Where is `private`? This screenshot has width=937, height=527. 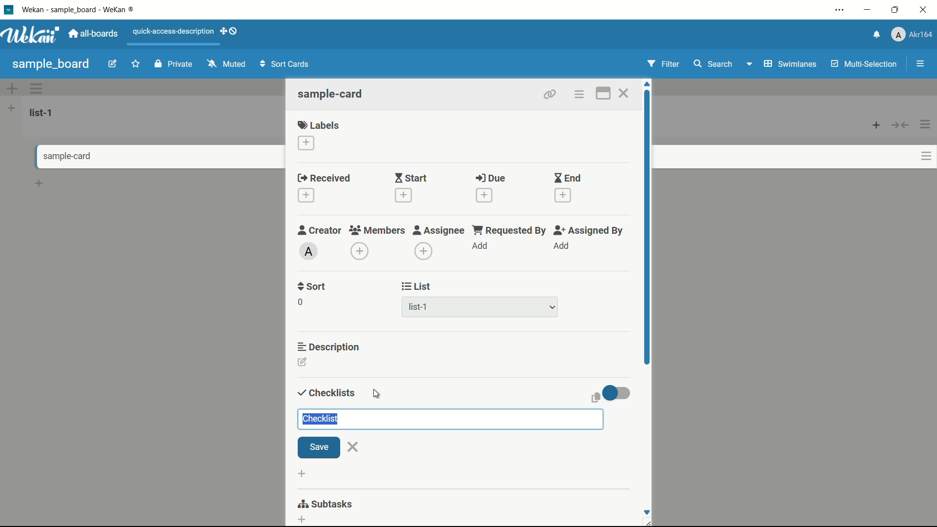
private is located at coordinates (174, 65).